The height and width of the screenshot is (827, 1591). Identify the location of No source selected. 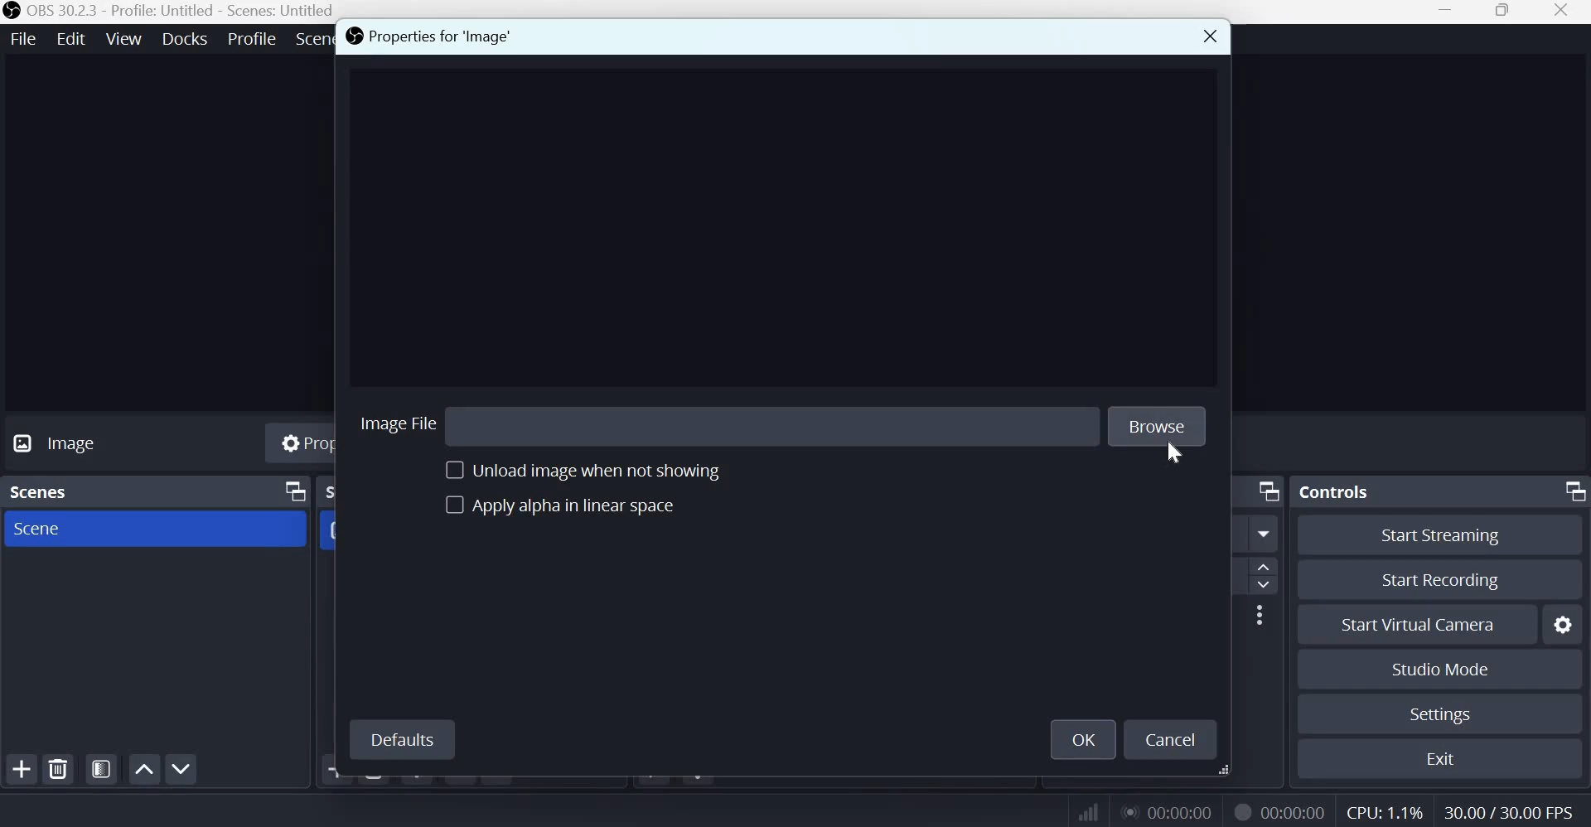
(92, 446).